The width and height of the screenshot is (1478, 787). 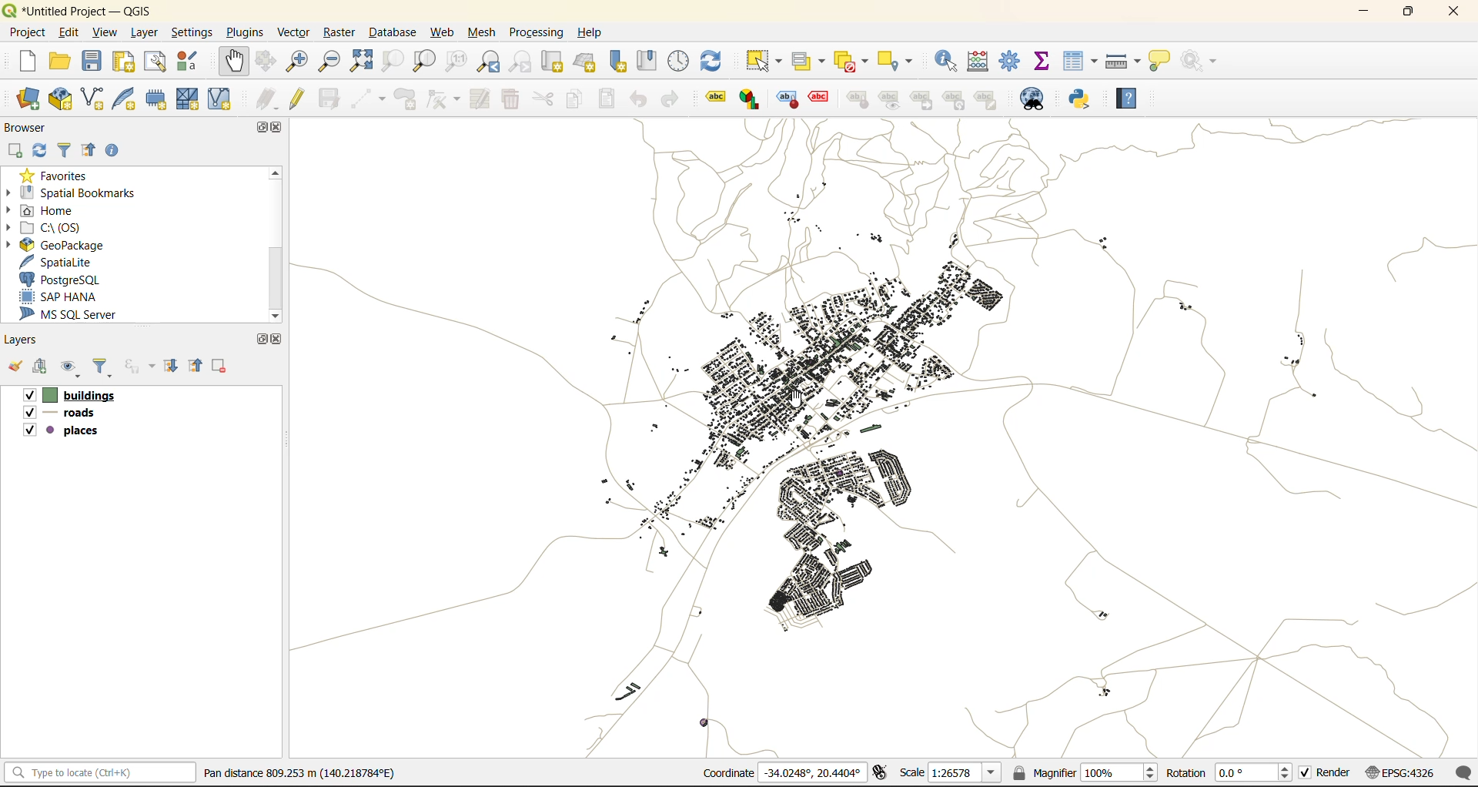 I want to click on print layout, so click(x=123, y=62).